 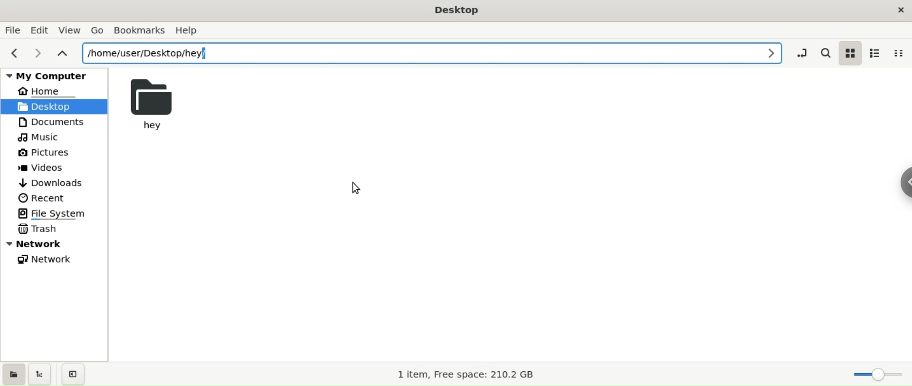 What do you see at coordinates (47, 261) in the screenshot?
I see `network` at bounding box center [47, 261].